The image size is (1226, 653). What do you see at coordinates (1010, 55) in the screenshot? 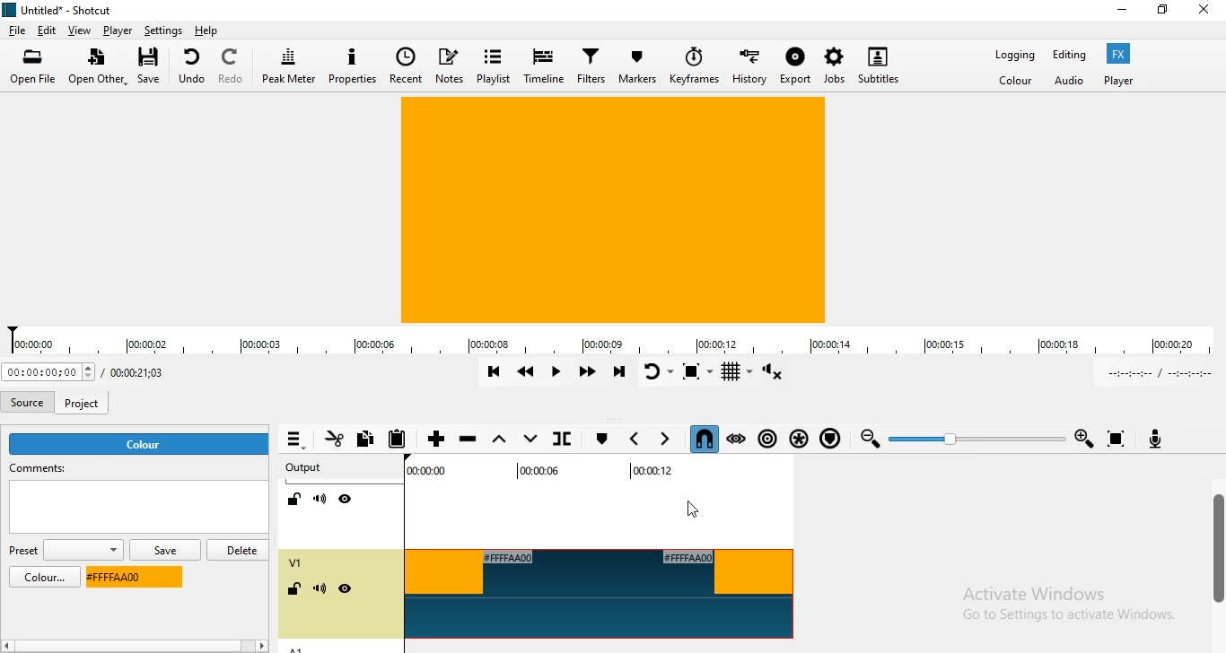
I see `Logging` at bounding box center [1010, 55].